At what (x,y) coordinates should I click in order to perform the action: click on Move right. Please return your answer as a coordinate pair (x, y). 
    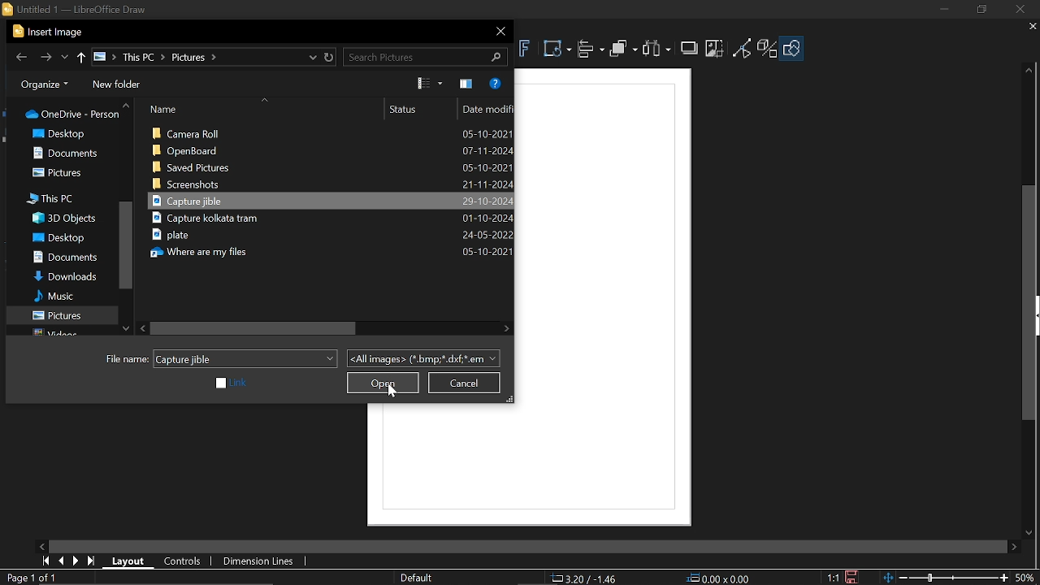
    Looking at the image, I should click on (509, 328).